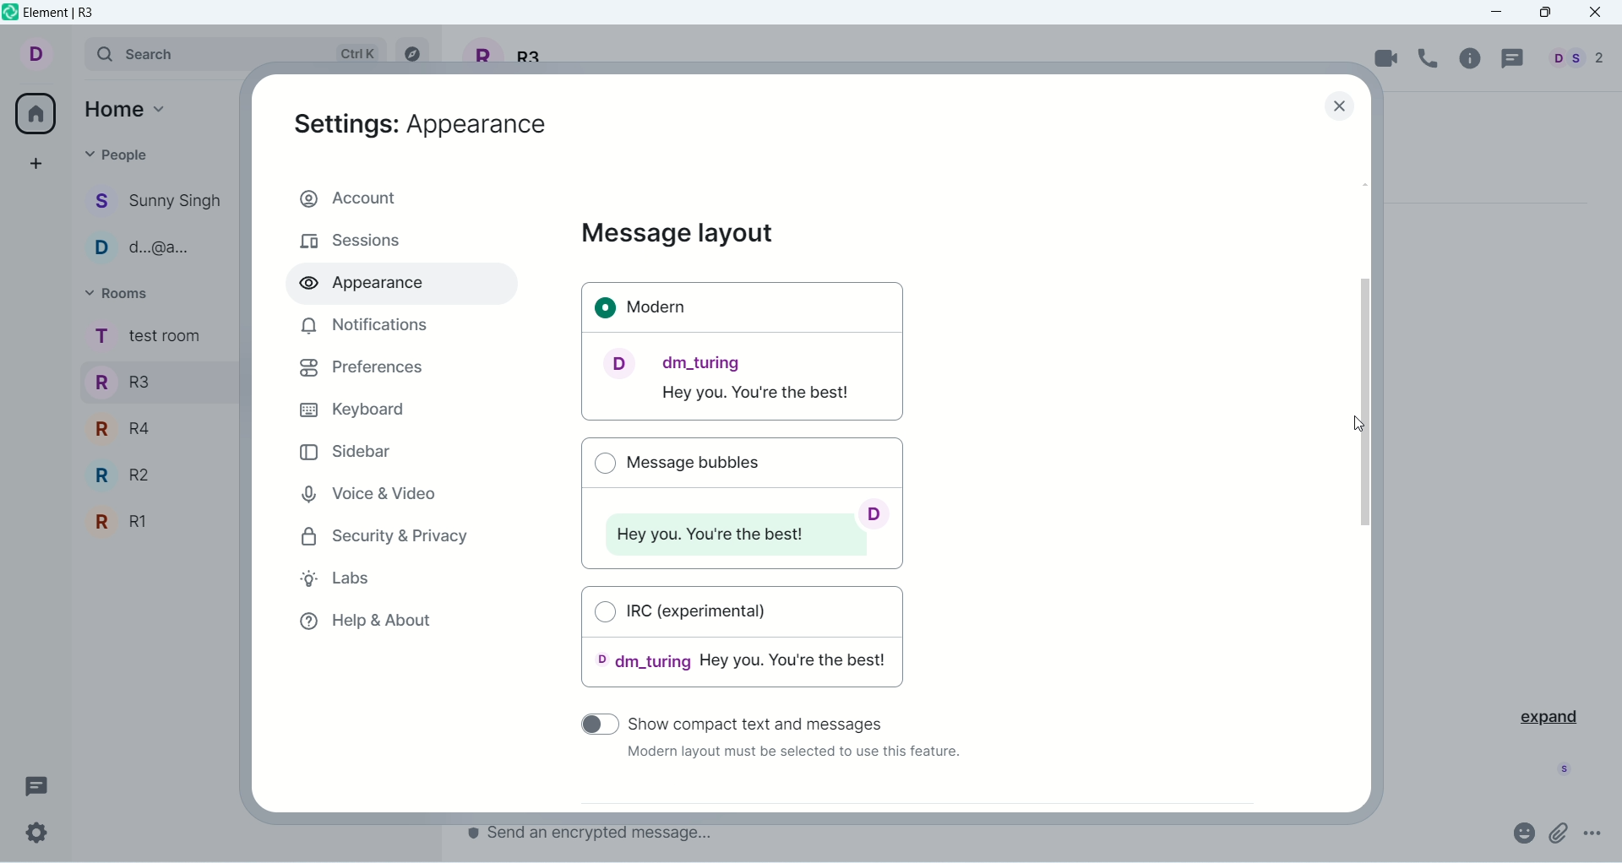 Image resolution: width=1622 pixels, height=863 pixels. Describe the element at coordinates (344, 581) in the screenshot. I see `labs` at that location.